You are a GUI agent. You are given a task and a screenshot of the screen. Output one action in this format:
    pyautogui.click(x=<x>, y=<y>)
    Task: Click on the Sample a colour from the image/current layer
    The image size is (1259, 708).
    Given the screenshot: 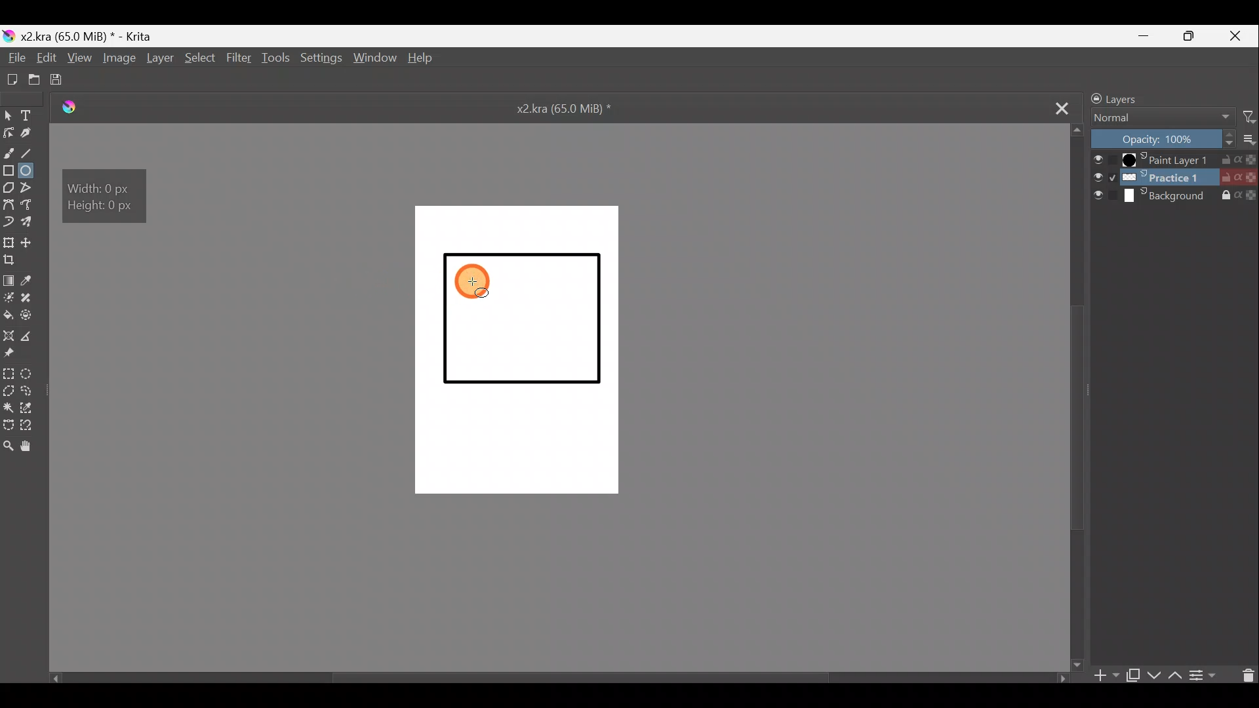 What is the action you would take?
    pyautogui.click(x=34, y=280)
    